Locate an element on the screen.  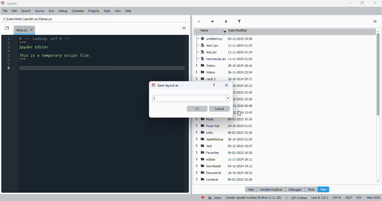
Music is located at coordinates (224, 119).